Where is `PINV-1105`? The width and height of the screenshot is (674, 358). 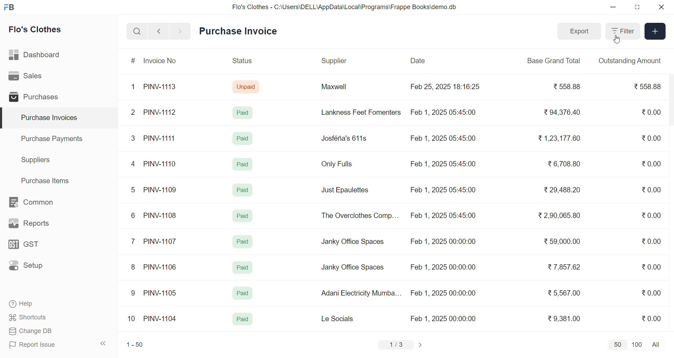 PINV-1105 is located at coordinates (161, 293).